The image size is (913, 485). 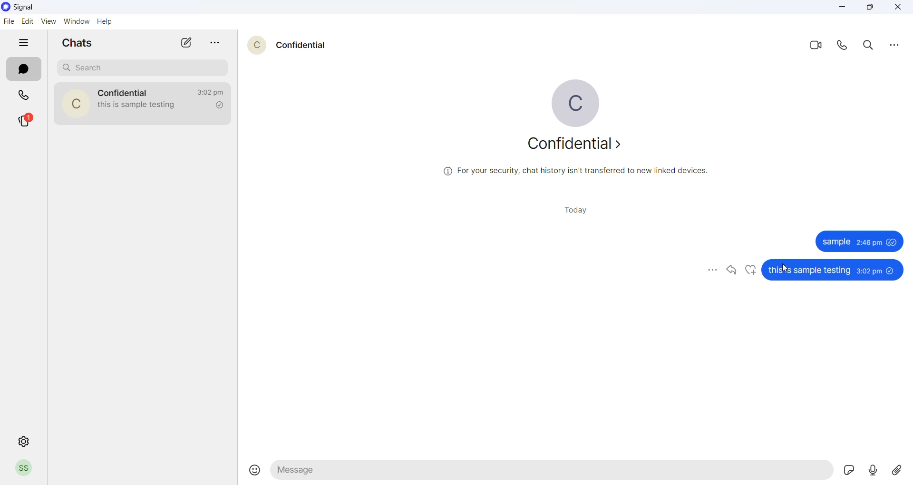 What do you see at coordinates (709, 271) in the screenshot?
I see `options` at bounding box center [709, 271].